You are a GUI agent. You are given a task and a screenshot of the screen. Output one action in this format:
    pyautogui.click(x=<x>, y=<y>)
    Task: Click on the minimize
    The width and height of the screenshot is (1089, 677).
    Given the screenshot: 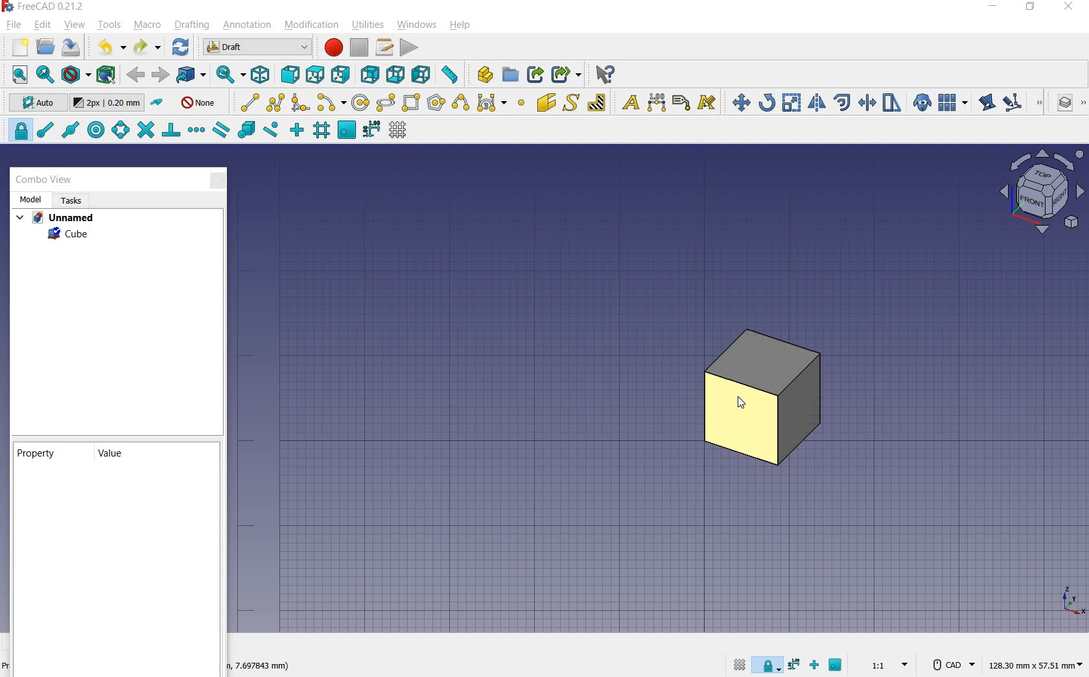 What is the action you would take?
    pyautogui.click(x=994, y=8)
    